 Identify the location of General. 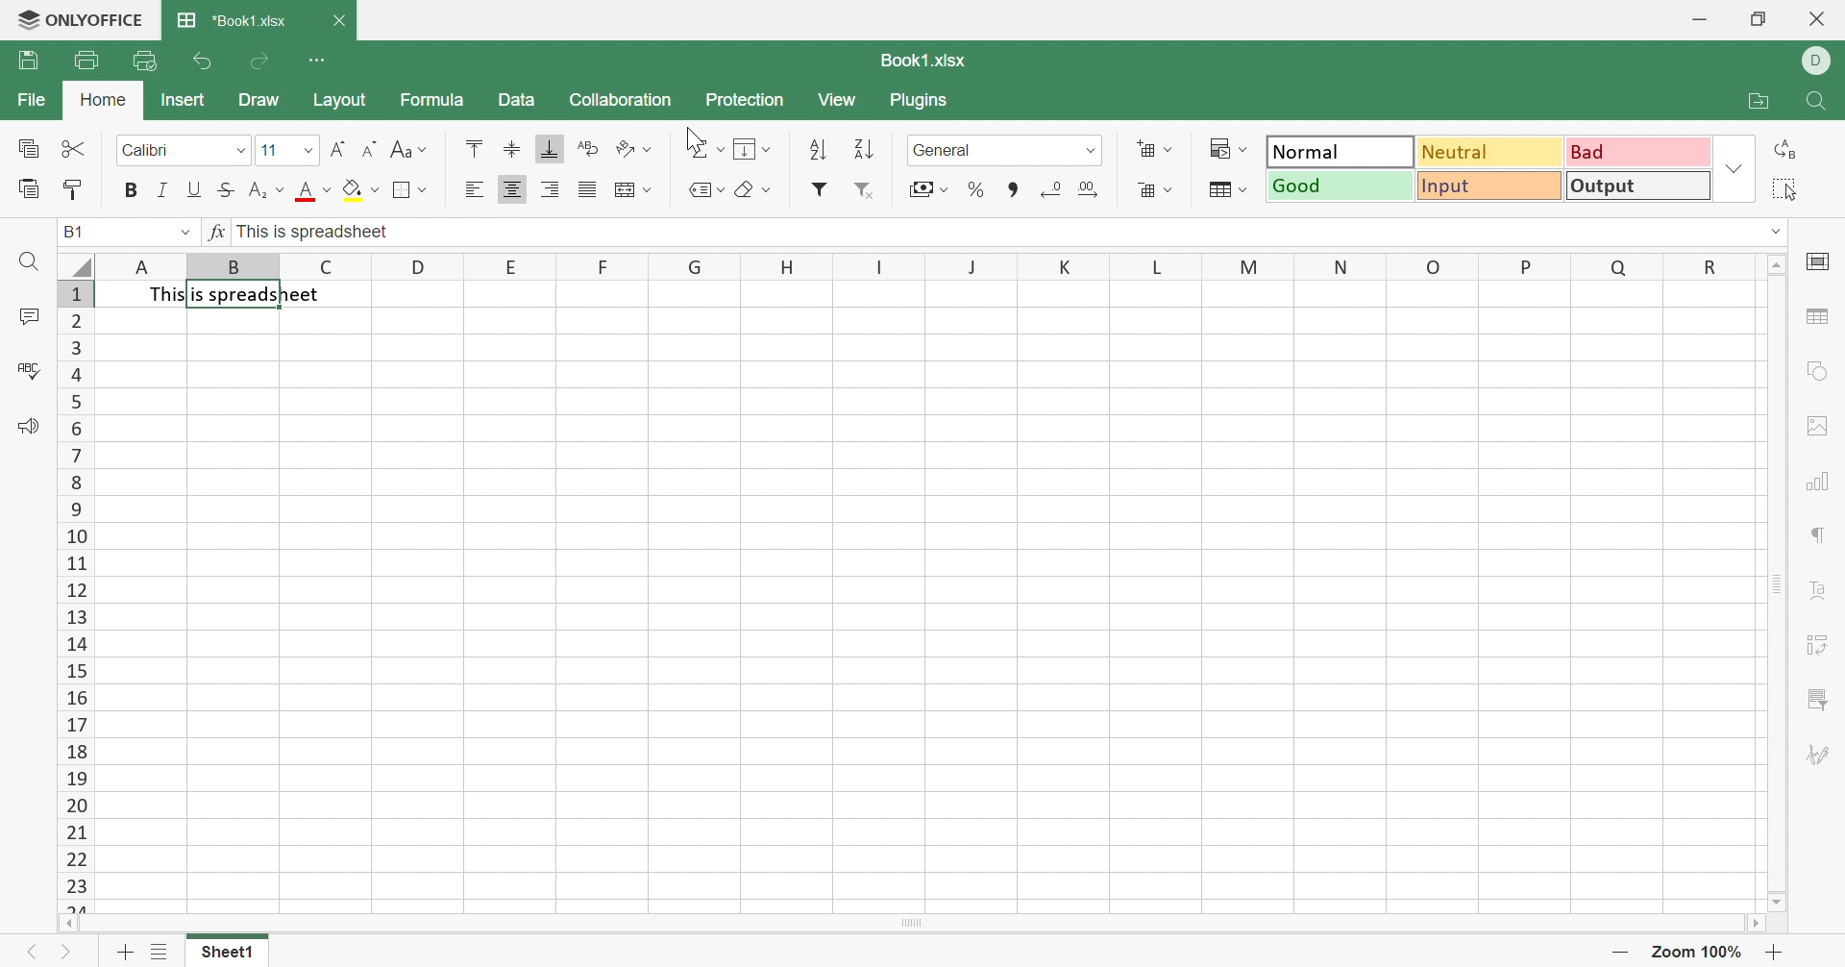
(945, 148).